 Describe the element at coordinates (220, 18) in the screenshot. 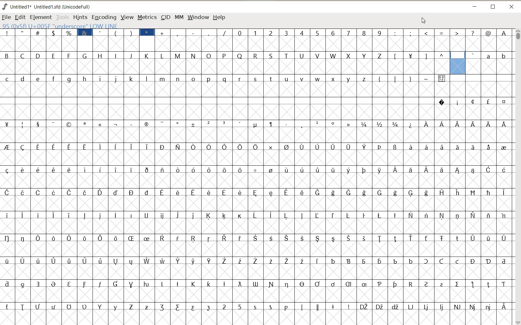

I see `HELP` at that location.